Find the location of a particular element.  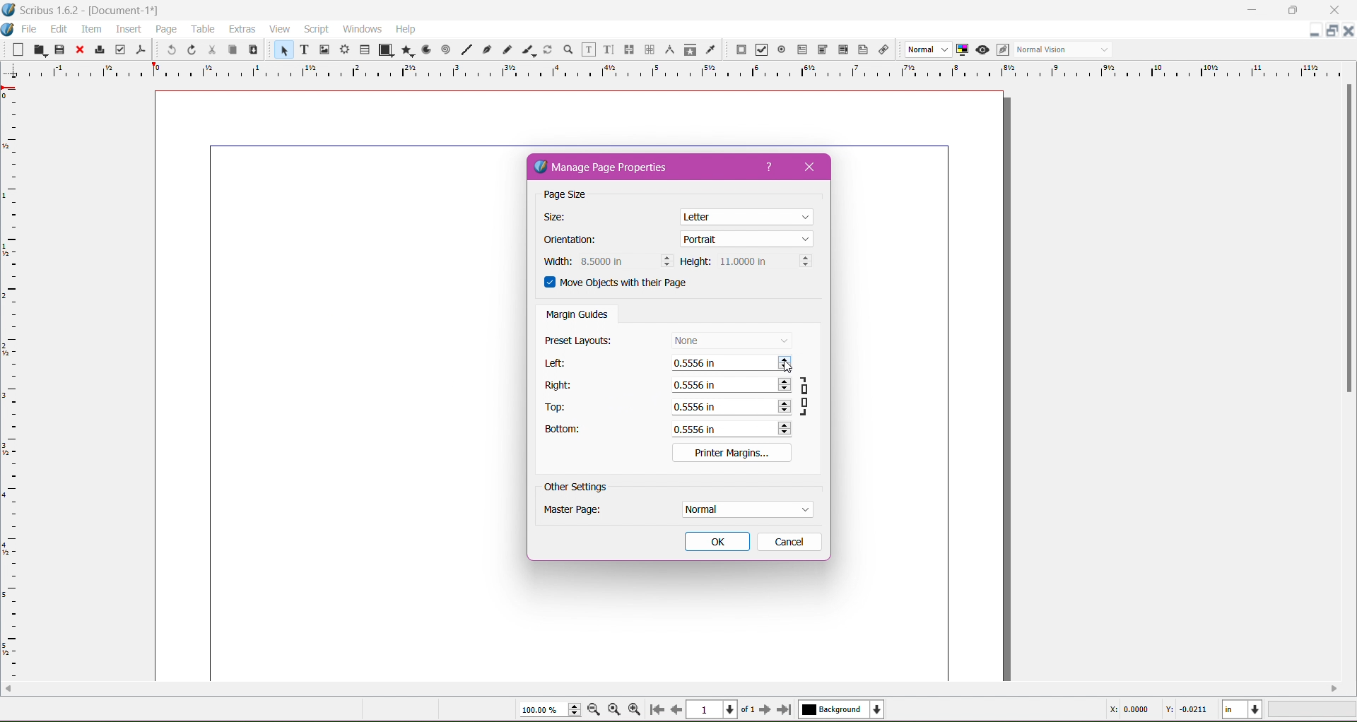

Select the current page is located at coordinates (722, 709).